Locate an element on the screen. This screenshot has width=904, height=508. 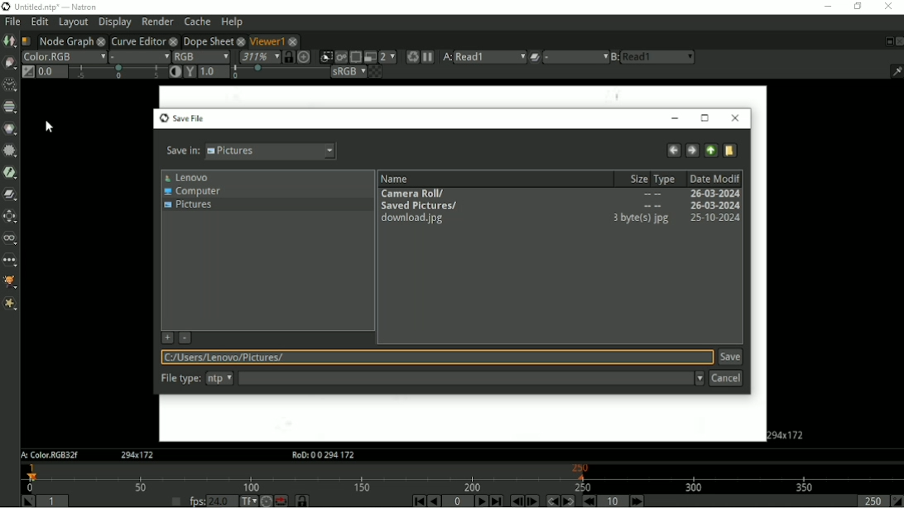
Display channels is located at coordinates (201, 56).